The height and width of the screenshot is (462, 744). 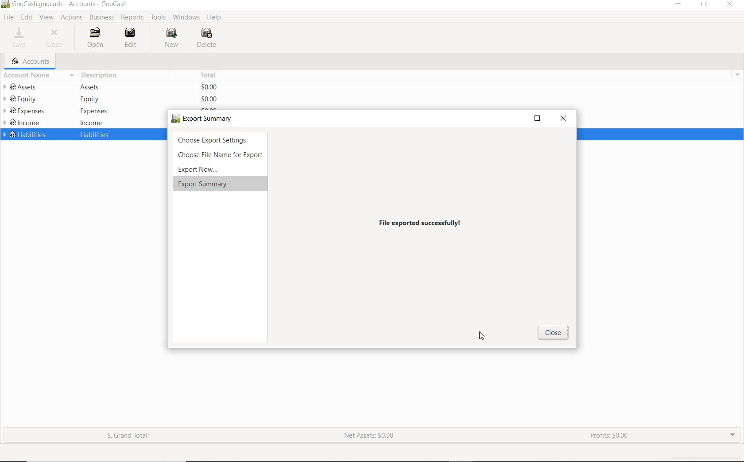 What do you see at coordinates (185, 18) in the screenshot?
I see `WINDOWS` at bounding box center [185, 18].